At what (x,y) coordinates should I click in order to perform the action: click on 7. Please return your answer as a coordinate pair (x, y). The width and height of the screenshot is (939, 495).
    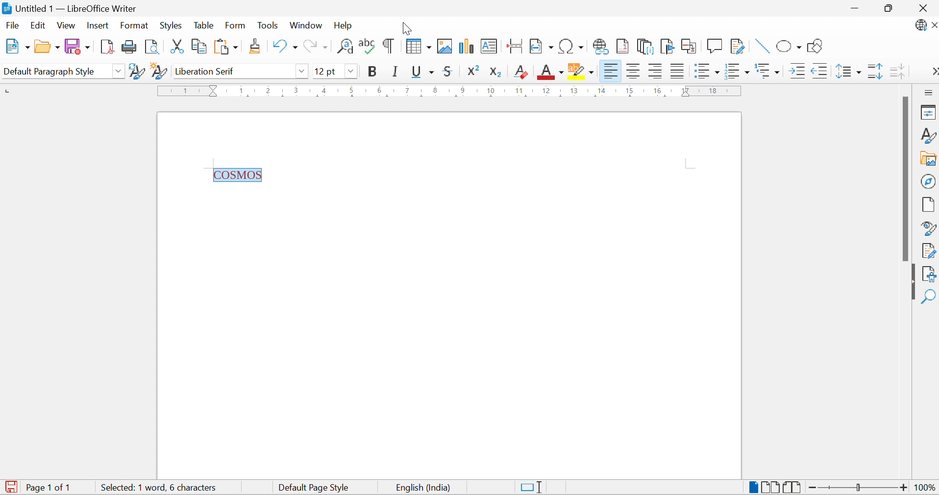
    Looking at the image, I should click on (406, 91).